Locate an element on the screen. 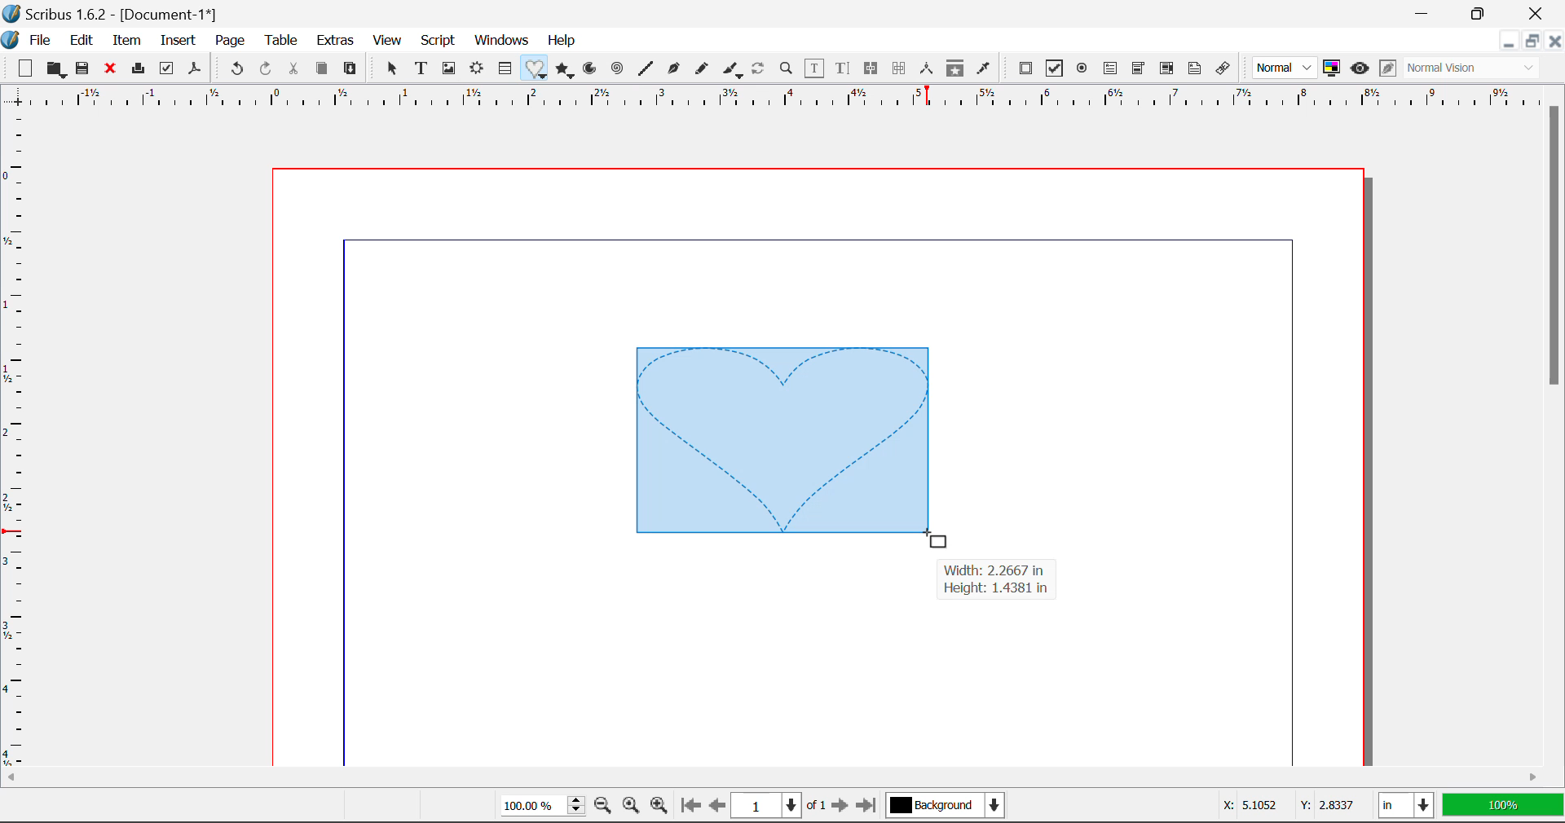 Image resolution: width=1565 pixels, height=823 pixels. 100% is located at coordinates (538, 808).